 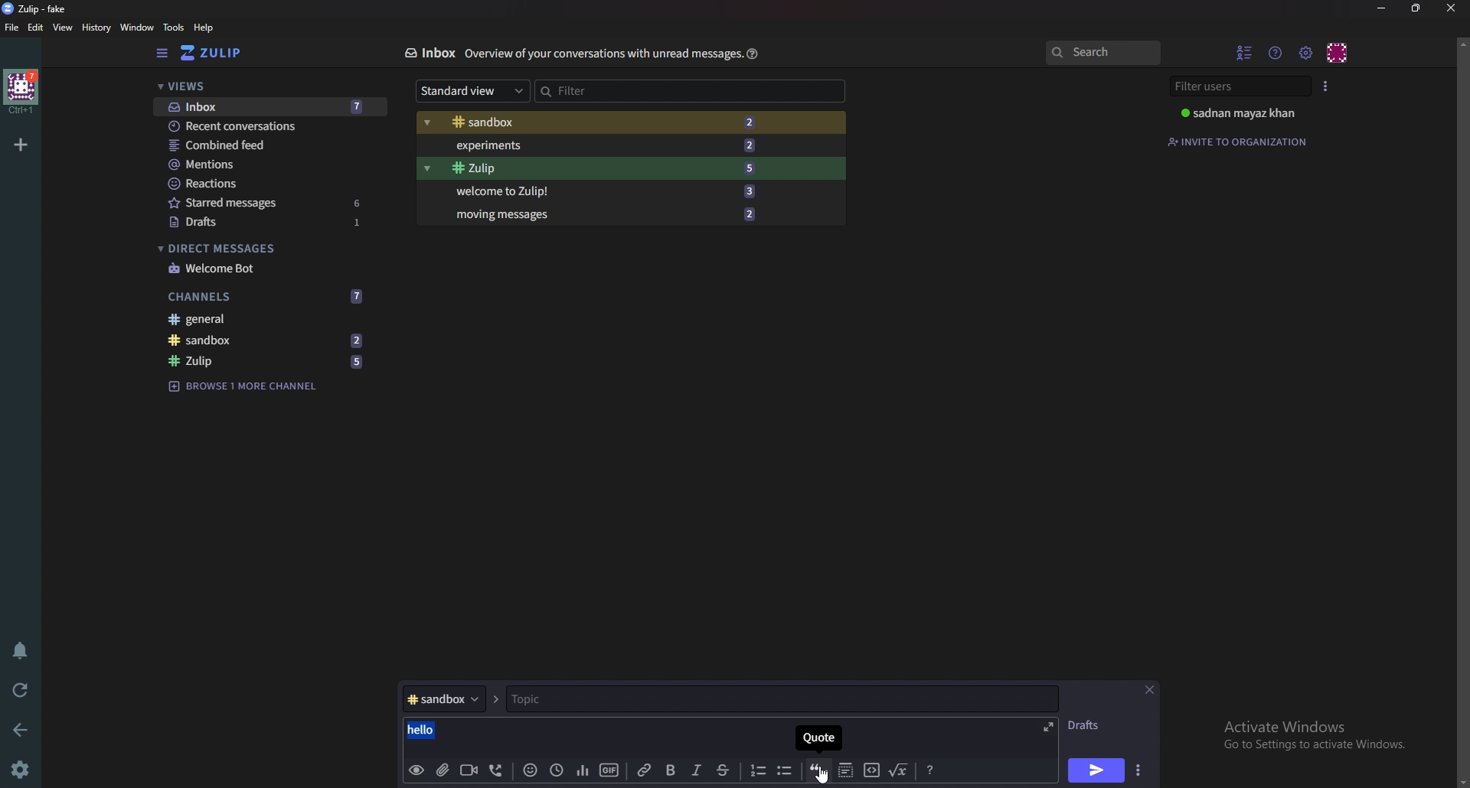 What do you see at coordinates (220, 54) in the screenshot?
I see `zulip` at bounding box center [220, 54].